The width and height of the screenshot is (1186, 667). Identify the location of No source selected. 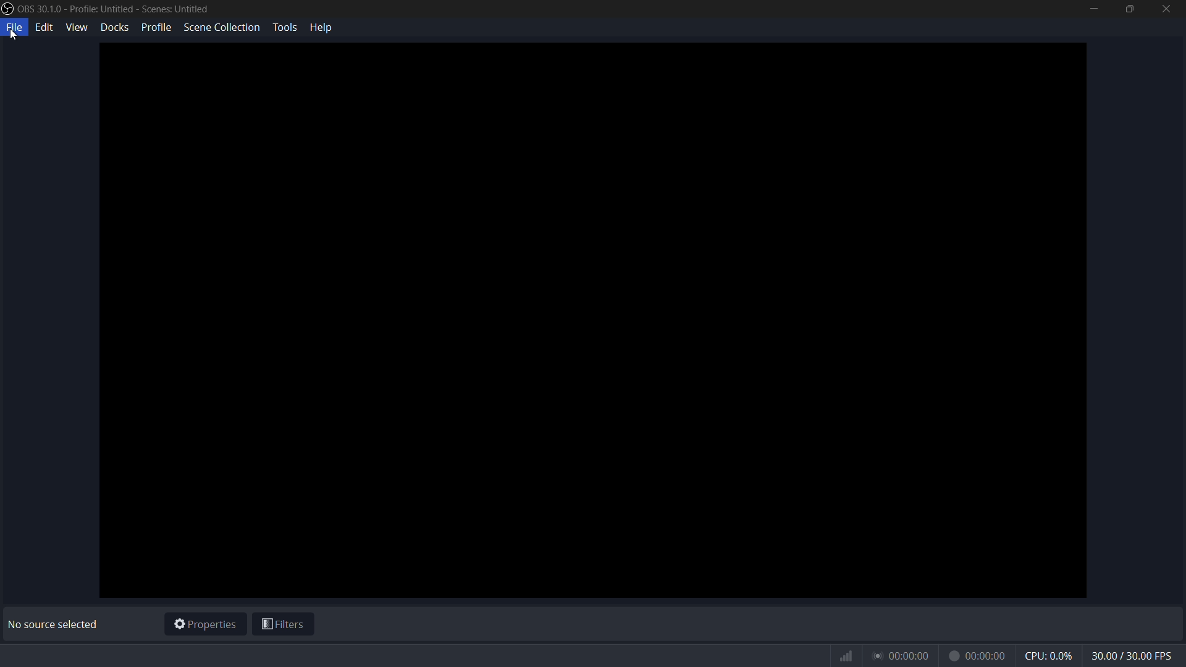
(56, 624).